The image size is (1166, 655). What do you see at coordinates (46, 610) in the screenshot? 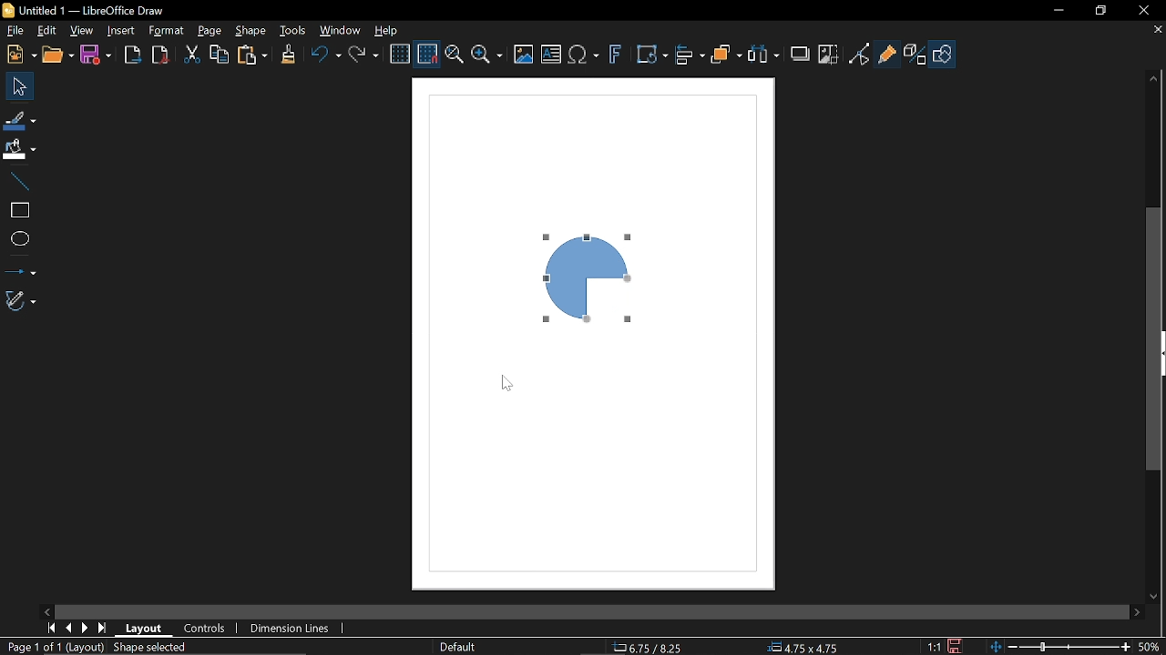
I see `Move left` at bounding box center [46, 610].